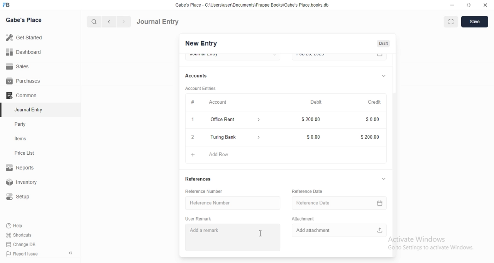 The width and height of the screenshot is (494, 263). I want to click on Reports., so click(21, 169).